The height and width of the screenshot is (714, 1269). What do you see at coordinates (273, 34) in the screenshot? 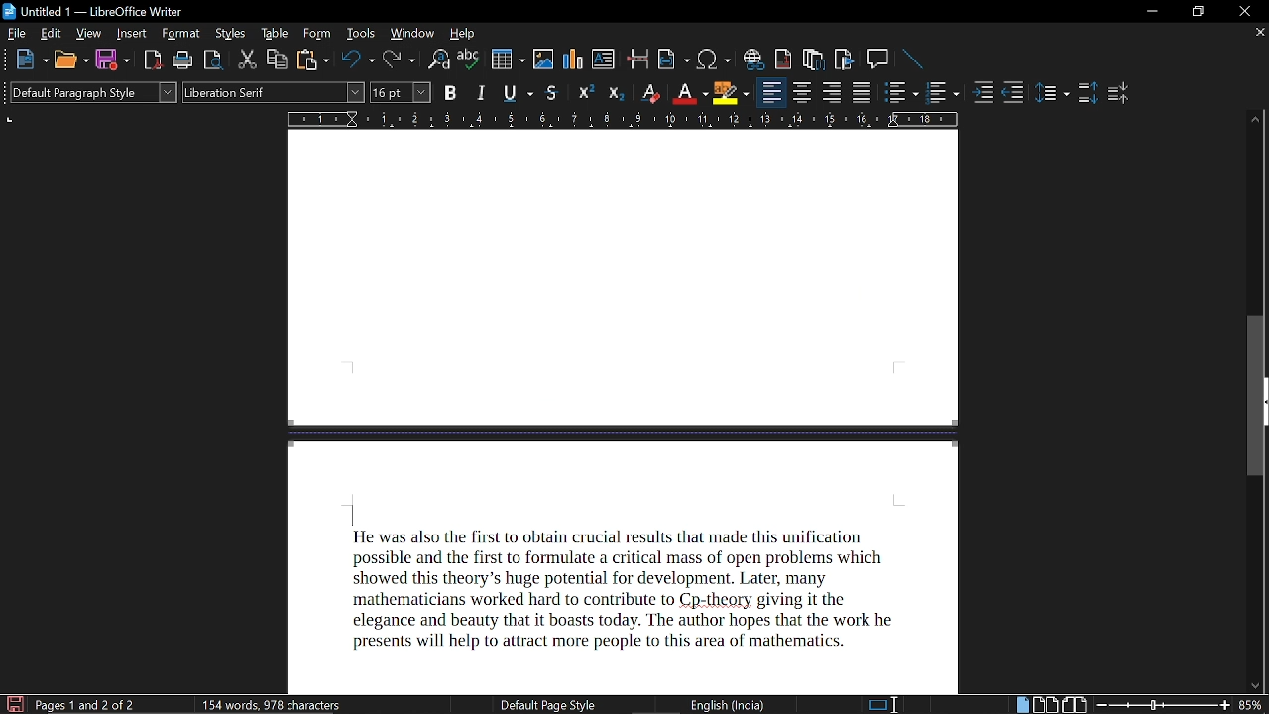
I see `Table` at bounding box center [273, 34].